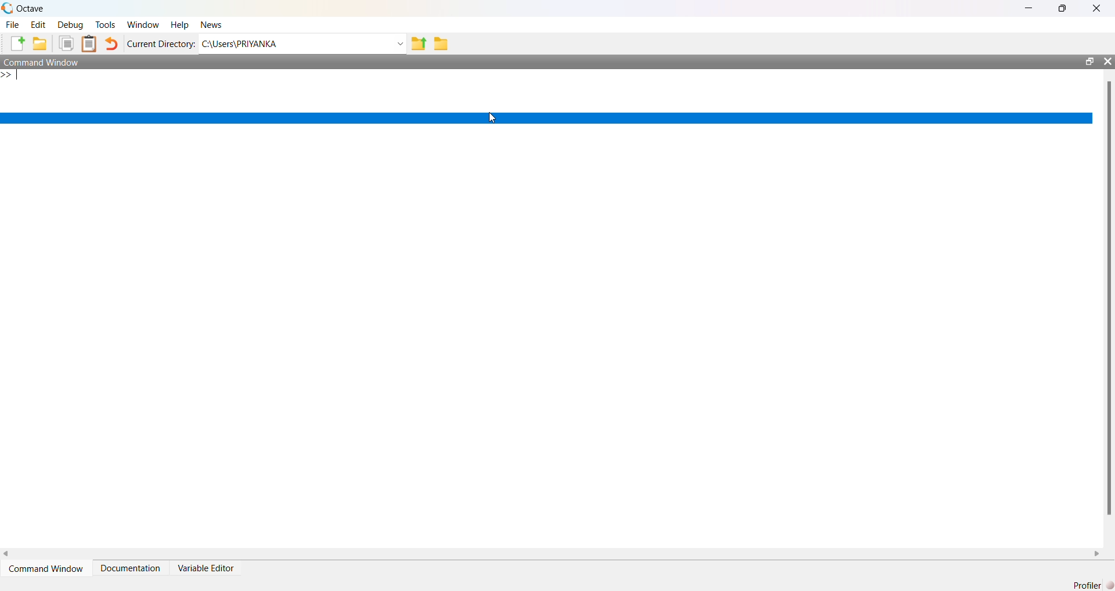 The image size is (1115, 591). I want to click on Profiler, so click(1093, 585).